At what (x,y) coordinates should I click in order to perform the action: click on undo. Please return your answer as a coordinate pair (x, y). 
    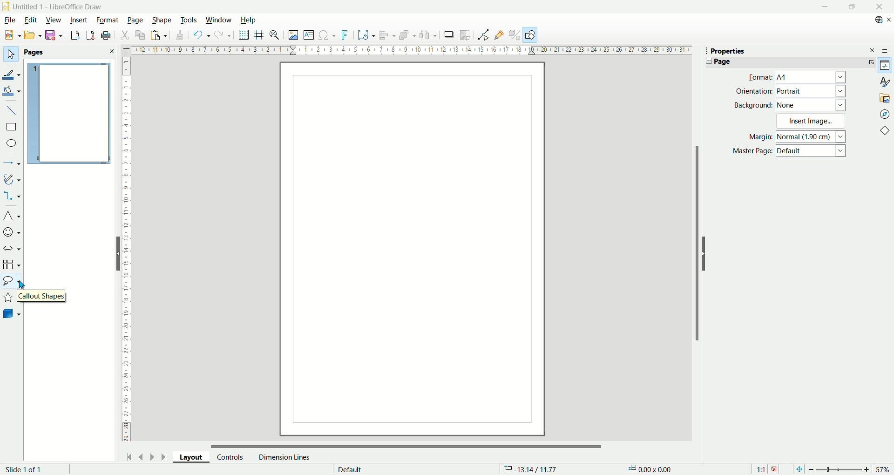
    Looking at the image, I should click on (200, 35).